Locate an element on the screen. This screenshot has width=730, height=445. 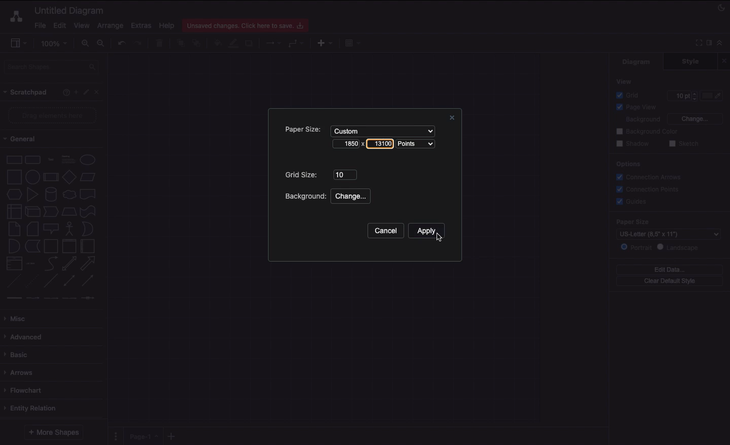
Apply is located at coordinates (427, 233).